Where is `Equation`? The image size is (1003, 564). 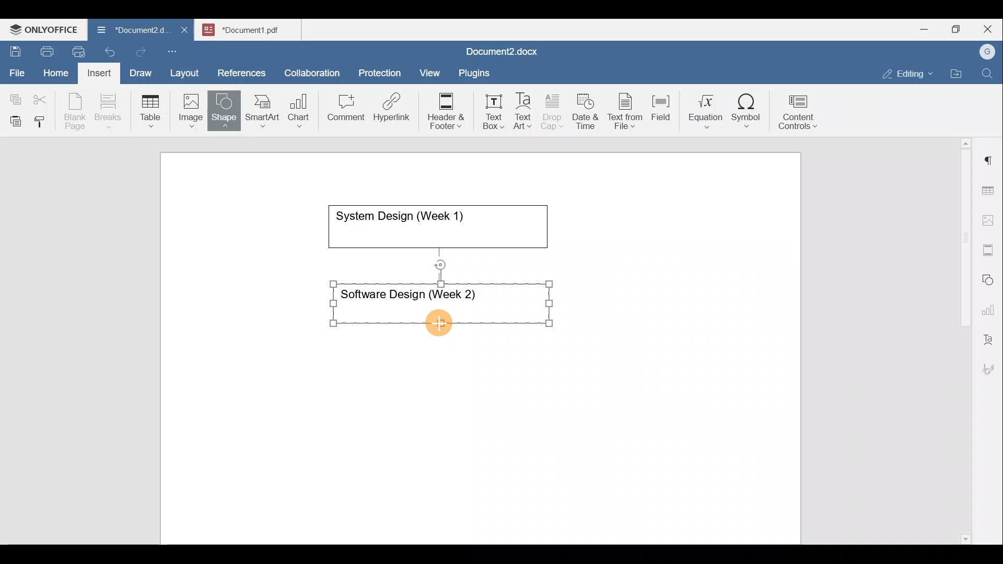
Equation is located at coordinates (708, 111).